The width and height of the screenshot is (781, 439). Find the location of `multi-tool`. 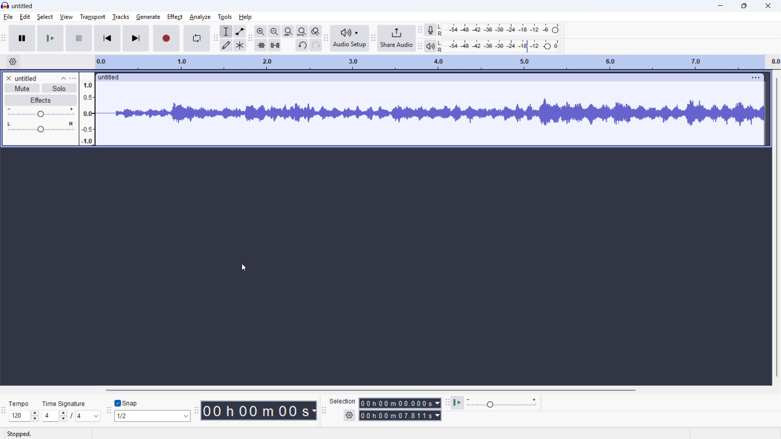

multi-tool is located at coordinates (239, 46).